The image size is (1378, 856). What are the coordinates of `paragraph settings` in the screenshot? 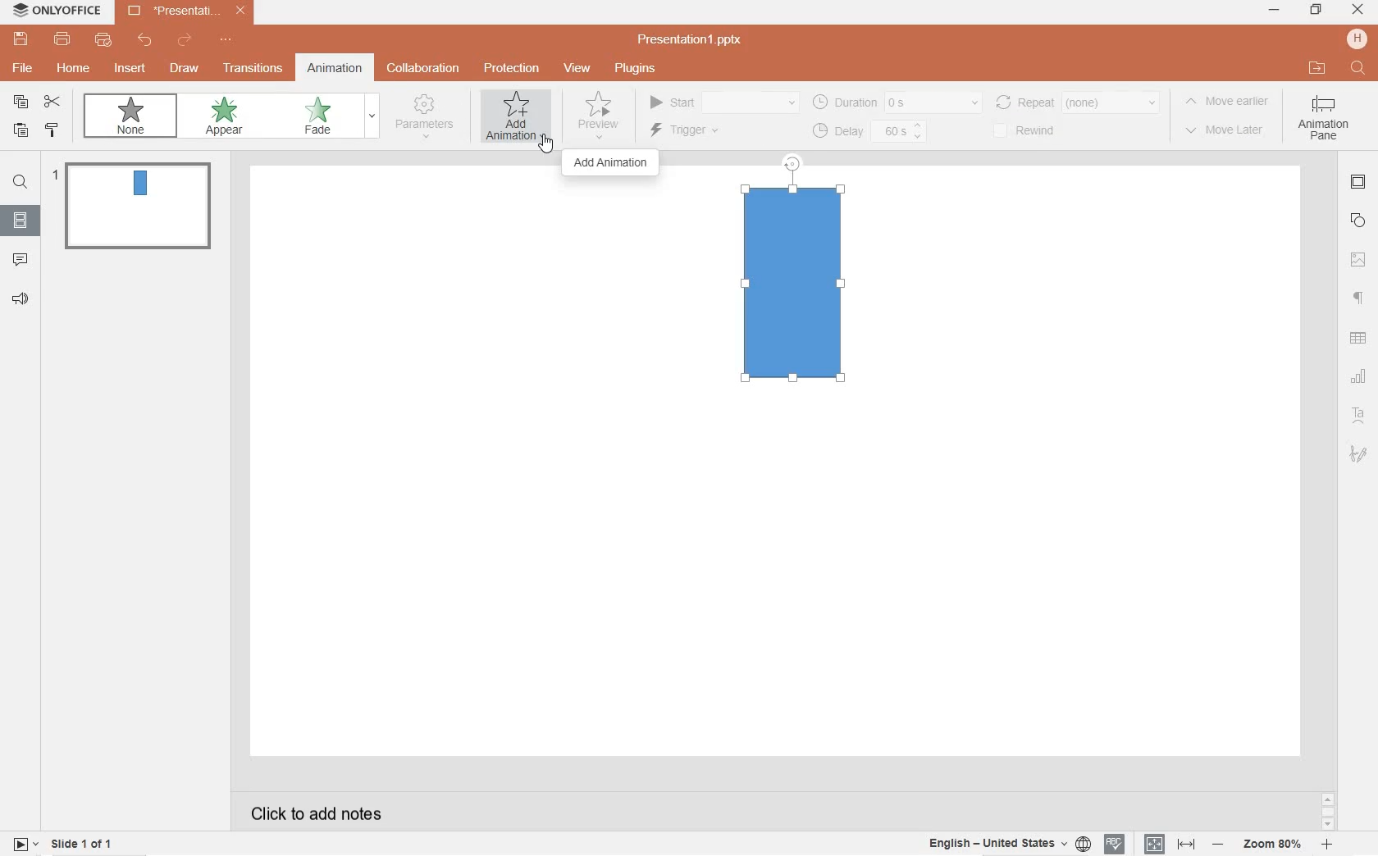 It's located at (1359, 297).